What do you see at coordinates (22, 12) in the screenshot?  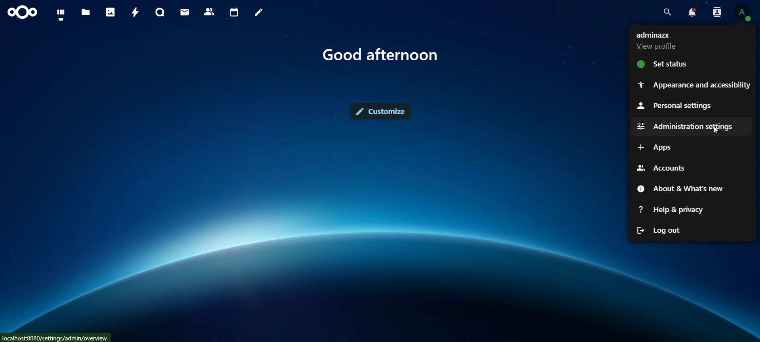 I see `icon` at bounding box center [22, 12].